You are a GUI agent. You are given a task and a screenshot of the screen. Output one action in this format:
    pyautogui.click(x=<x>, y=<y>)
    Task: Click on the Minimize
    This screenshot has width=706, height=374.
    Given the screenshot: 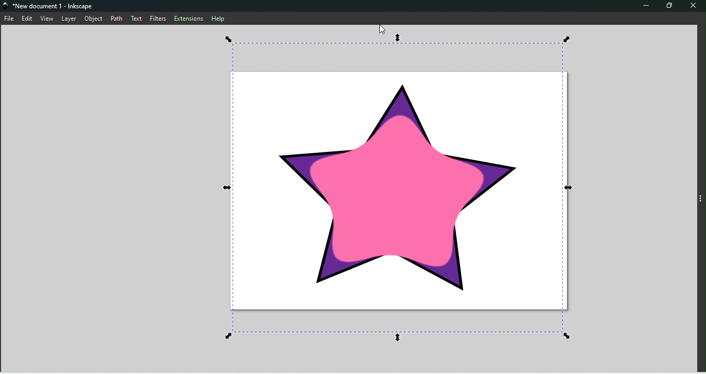 What is the action you would take?
    pyautogui.click(x=646, y=5)
    